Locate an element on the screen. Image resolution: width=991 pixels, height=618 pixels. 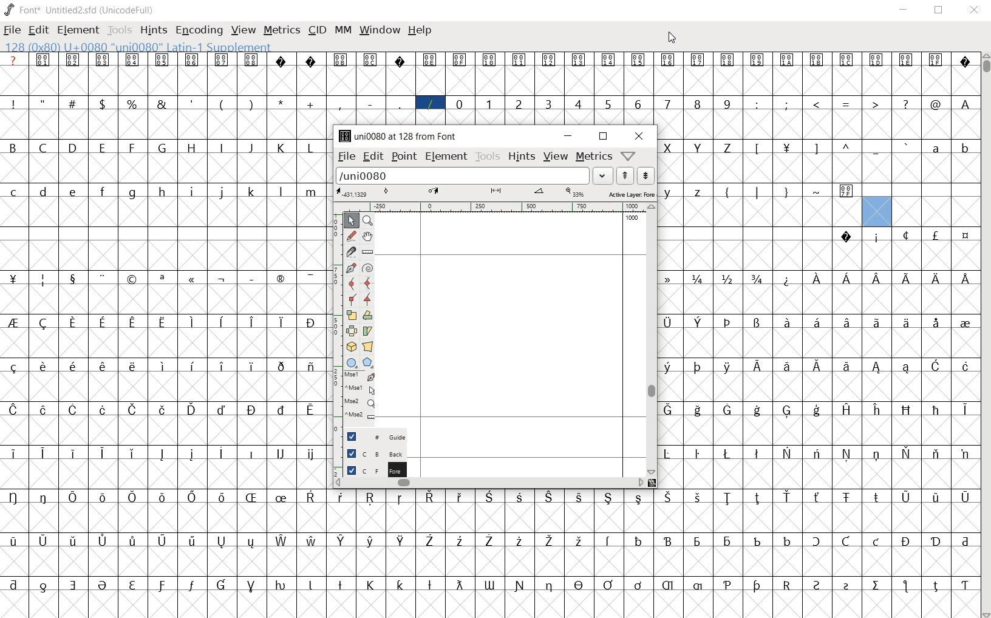
glyph is located at coordinates (728, 542).